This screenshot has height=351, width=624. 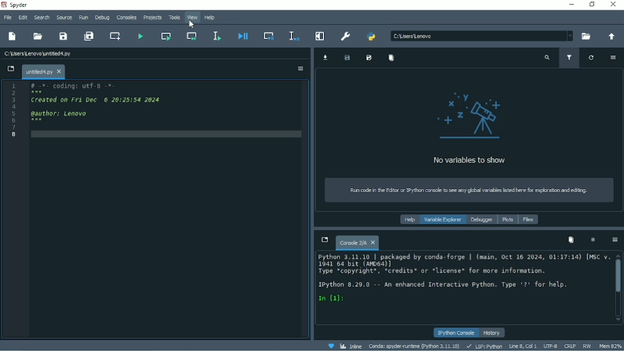 I want to click on Remove all variables, so click(x=391, y=58).